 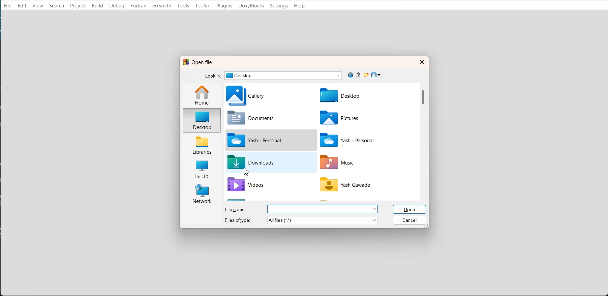 What do you see at coordinates (354, 140) in the screenshot?
I see `File` at bounding box center [354, 140].